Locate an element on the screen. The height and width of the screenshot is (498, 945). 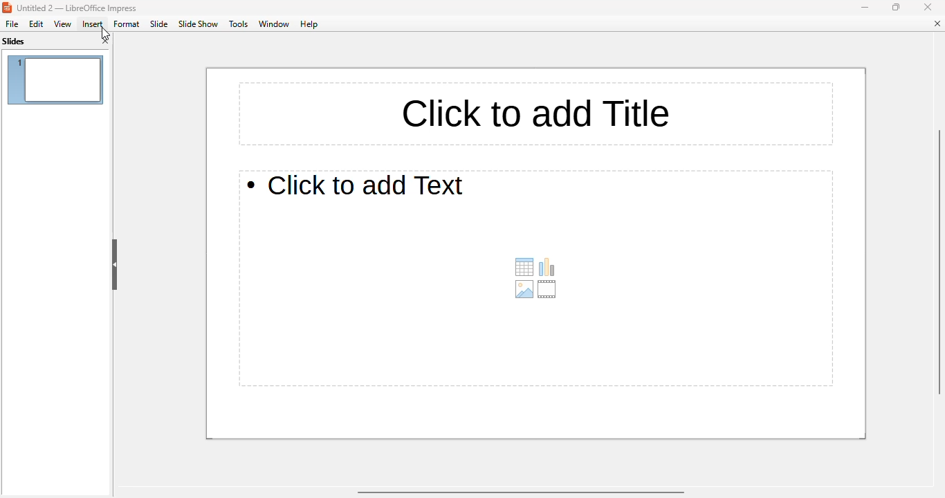
insert is located at coordinates (92, 24).